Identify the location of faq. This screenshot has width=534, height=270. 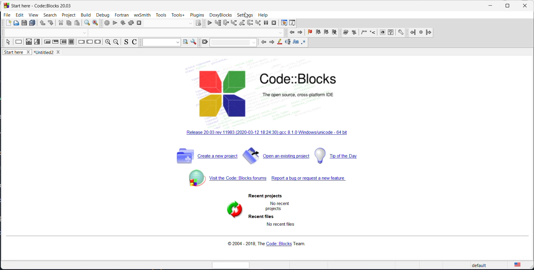
(391, 33).